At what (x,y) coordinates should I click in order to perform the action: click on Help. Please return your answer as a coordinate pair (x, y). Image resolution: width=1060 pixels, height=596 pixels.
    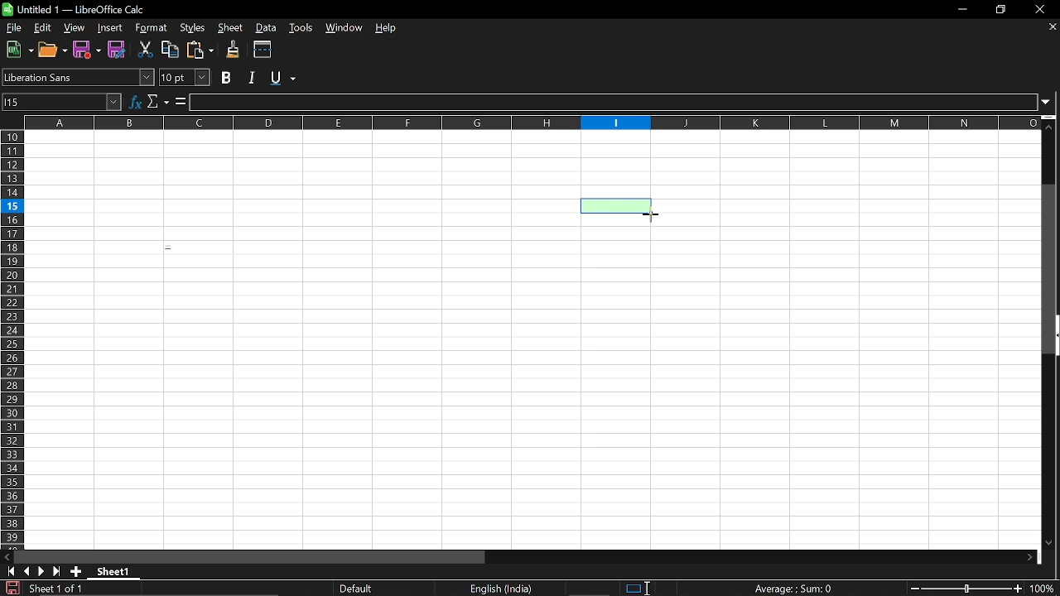
    Looking at the image, I should click on (387, 30).